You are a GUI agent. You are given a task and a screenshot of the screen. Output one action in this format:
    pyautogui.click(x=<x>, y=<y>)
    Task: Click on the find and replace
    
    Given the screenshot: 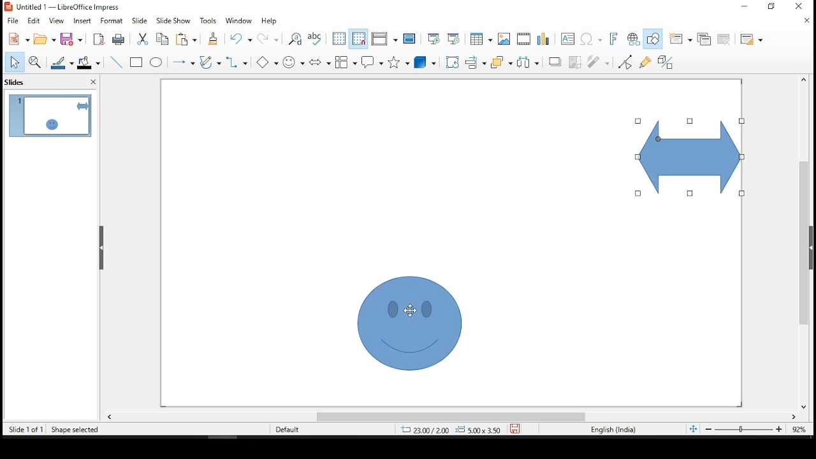 What is the action you would take?
    pyautogui.click(x=296, y=39)
    